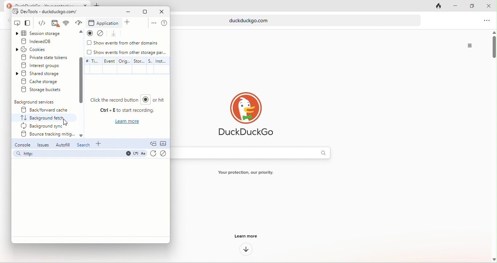 The height and width of the screenshot is (263, 497). Describe the element at coordinates (38, 49) in the screenshot. I see `cookies` at that location.